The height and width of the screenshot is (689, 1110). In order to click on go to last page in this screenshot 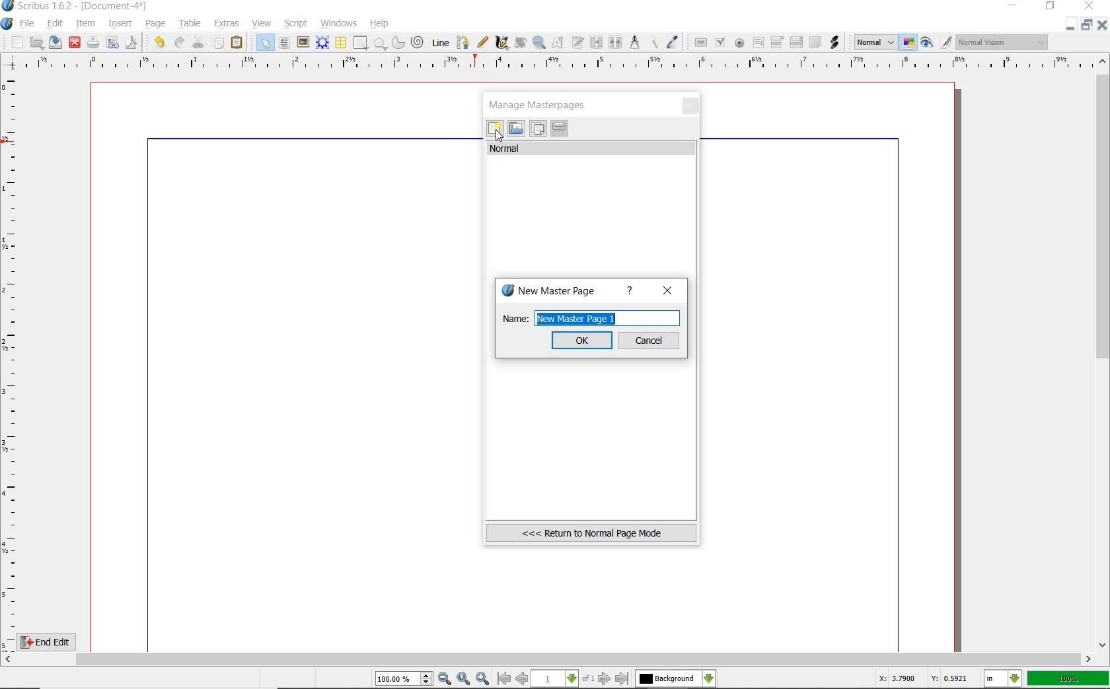, I will do `click(622, 678)`.